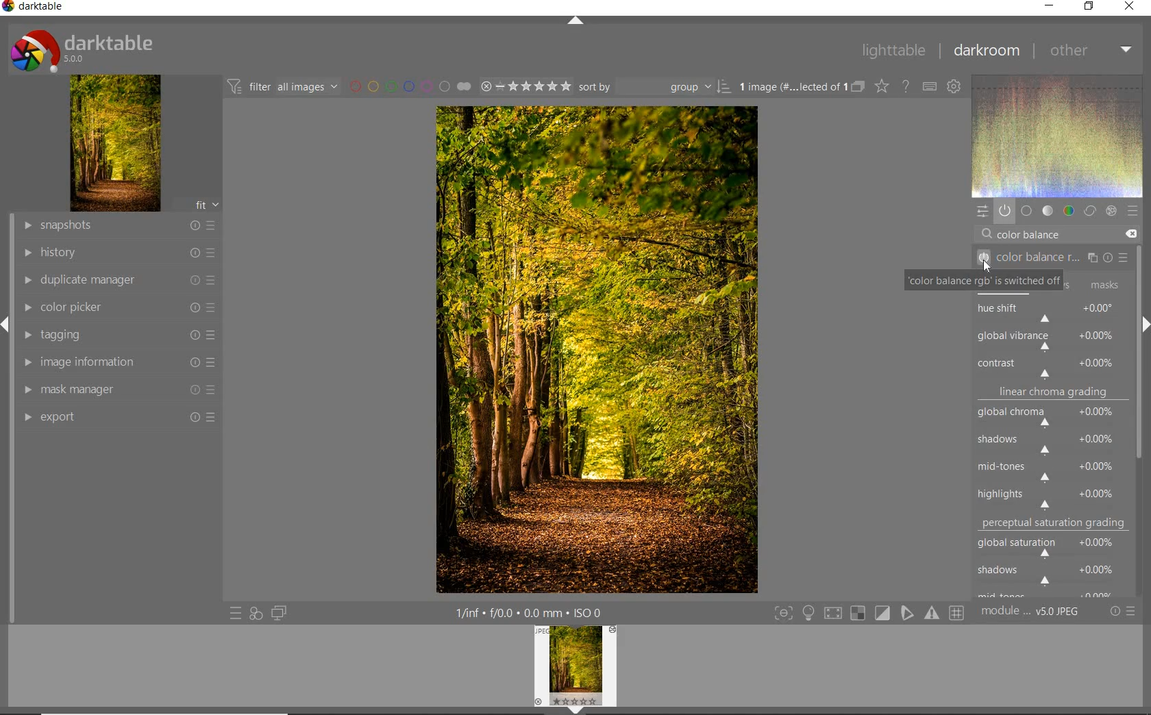  What do you see at coordinates (1052, 313) in the screenshot?
I see `hue shift` at bounding box center [1052, 313].